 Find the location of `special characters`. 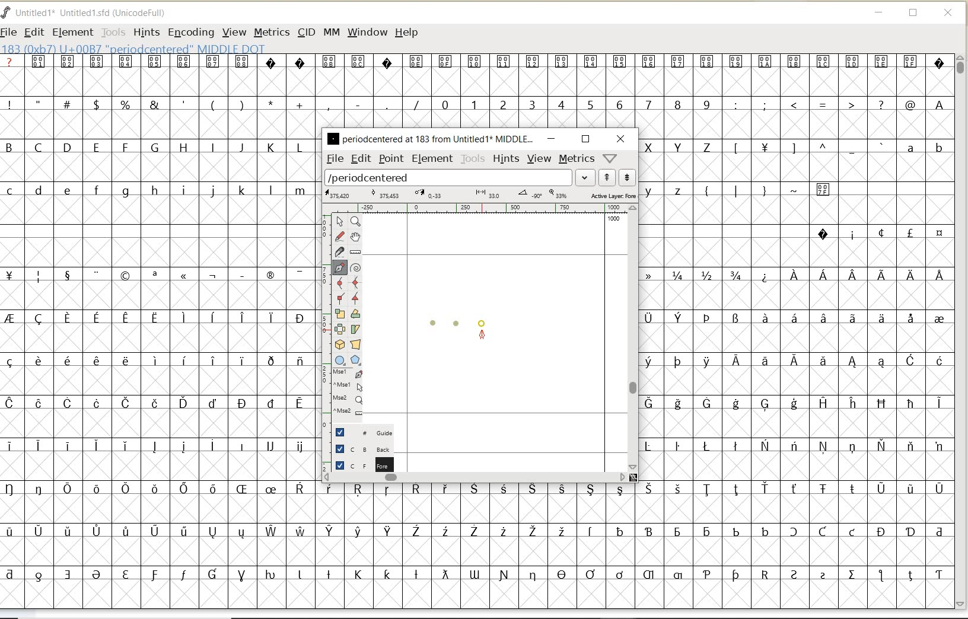

special characters is located at coordinates (782, 194).